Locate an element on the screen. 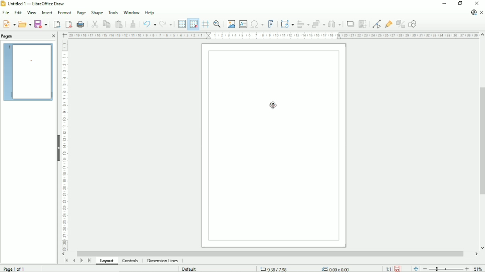 This screenshot has width=485, height=272. Save is located at coordinates (41, 24).